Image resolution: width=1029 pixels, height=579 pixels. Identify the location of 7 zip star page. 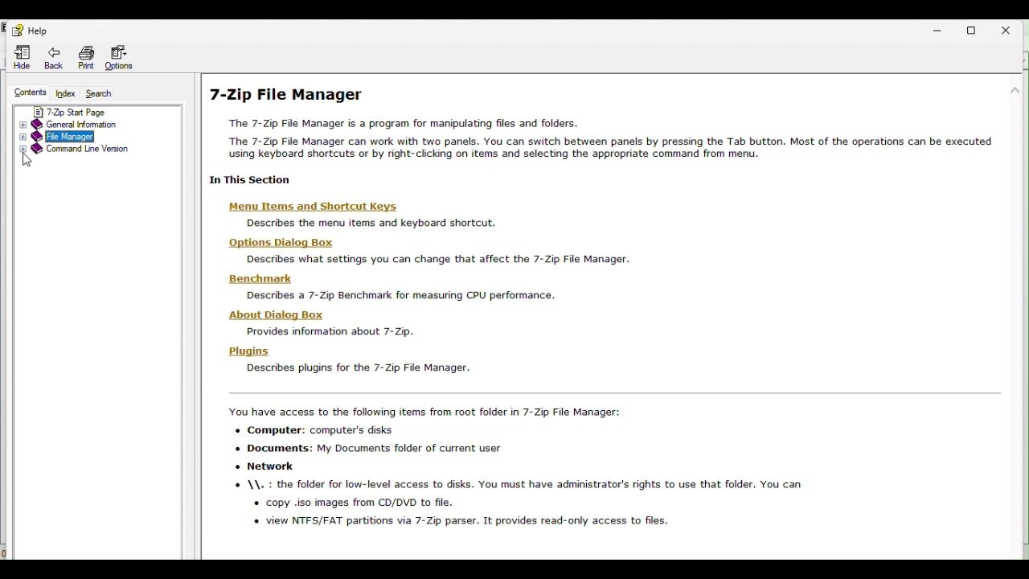
(98, 111).